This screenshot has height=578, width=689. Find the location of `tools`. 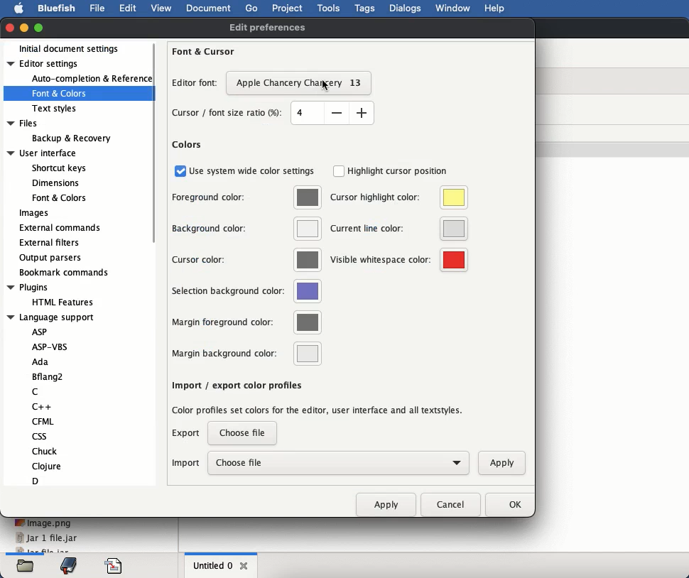

tools is located at coordinates (330, 9).